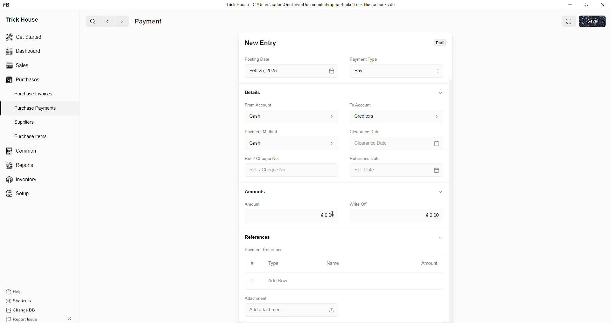 The width and height of the screenshot is (611, 323). What do you see at coordinates (22, 122) in the screenshot?
I see `Suppliers` at bounding box center [22, 122].